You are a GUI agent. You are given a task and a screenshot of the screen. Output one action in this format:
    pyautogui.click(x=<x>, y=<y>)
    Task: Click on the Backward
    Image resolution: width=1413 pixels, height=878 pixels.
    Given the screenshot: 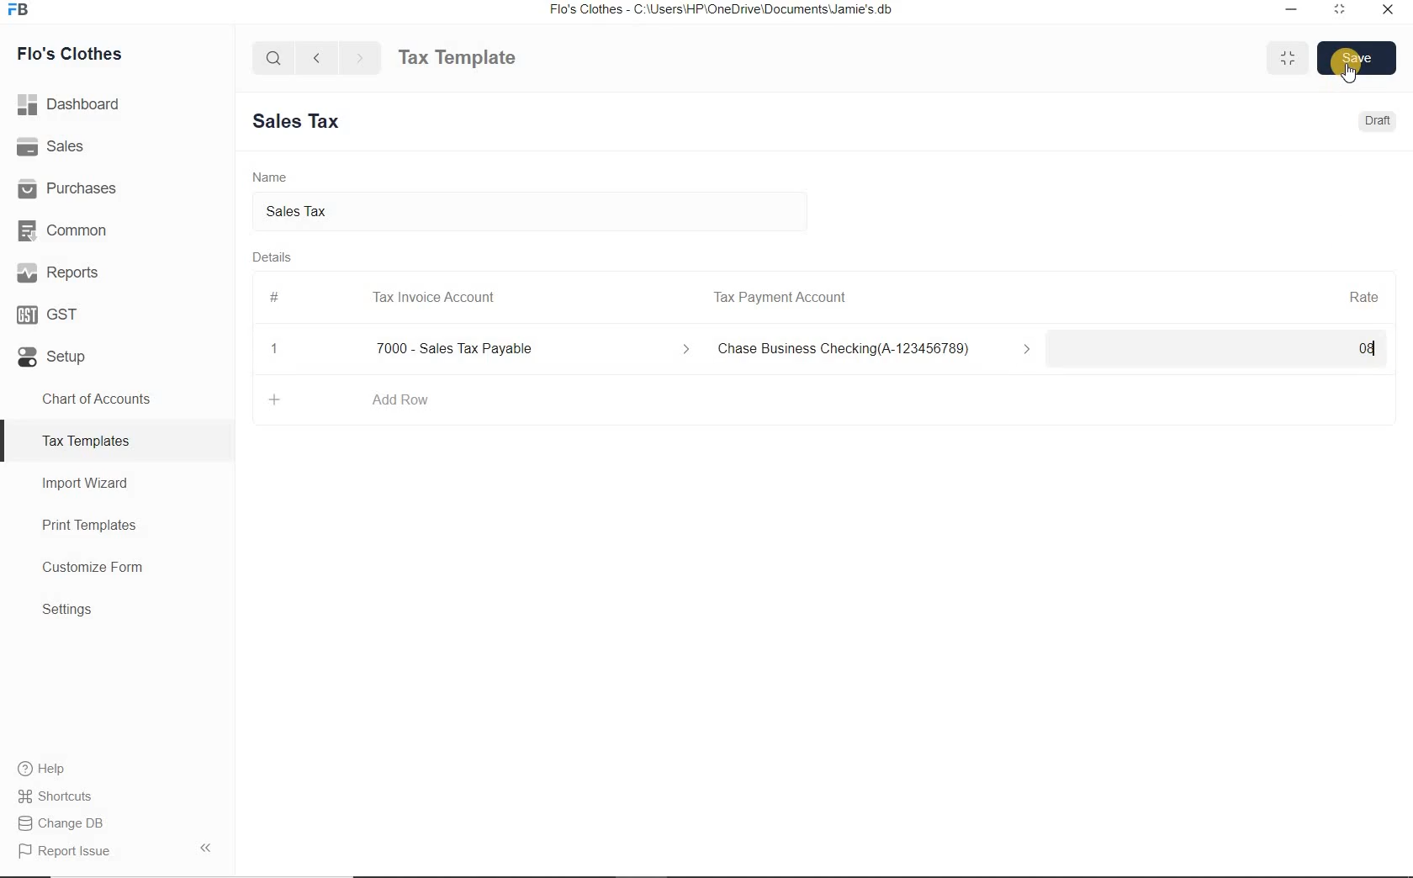 What is the action you would take?
    pyautogui.click(x=316, y=56)
    